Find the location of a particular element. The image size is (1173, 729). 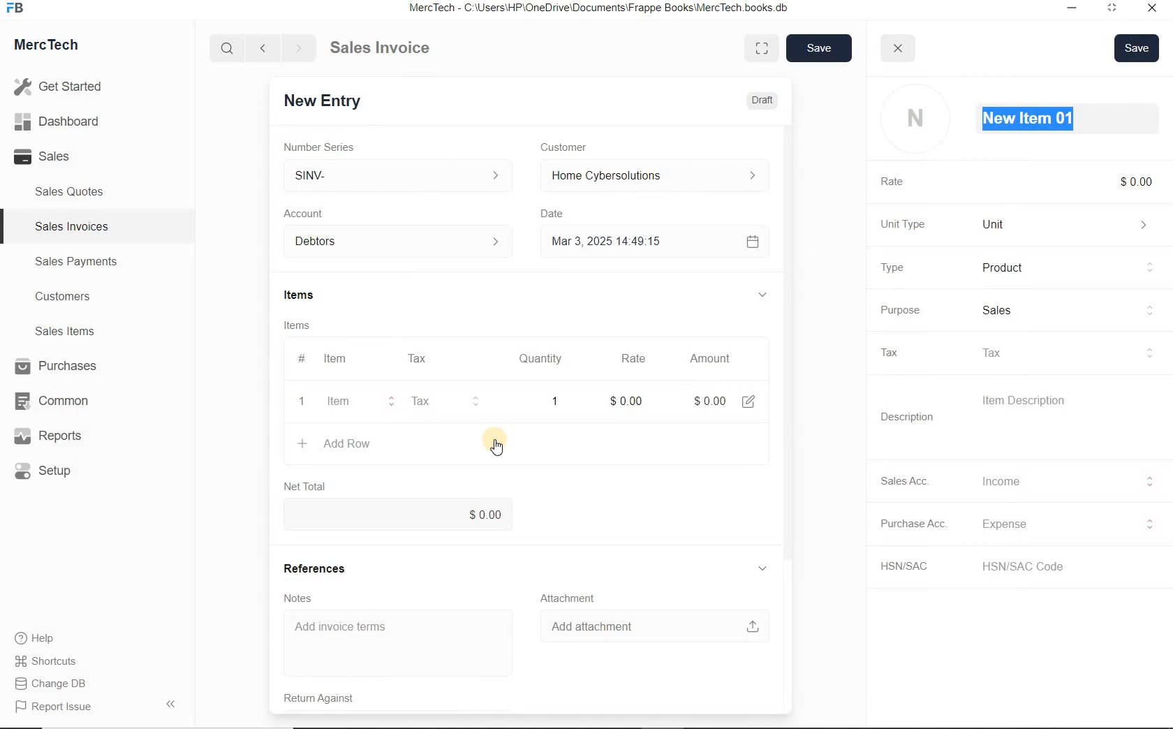

item line number is located at coordinates (303, 382).